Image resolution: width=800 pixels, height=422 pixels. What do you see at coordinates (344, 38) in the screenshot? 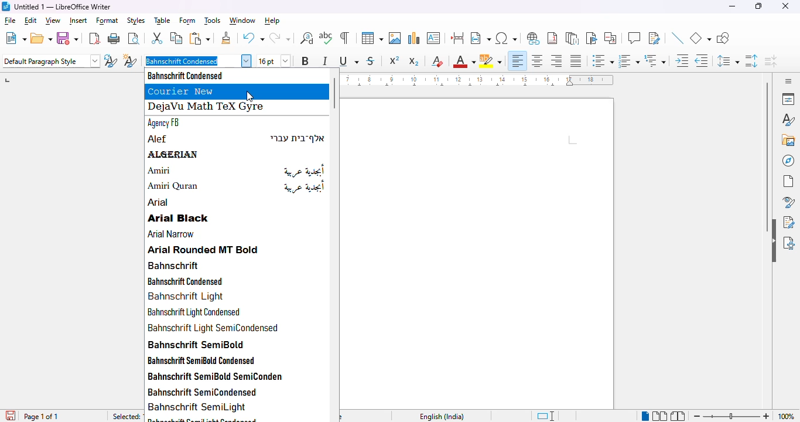
I see `toggle formatting marks` at bounding box center [344, 38].